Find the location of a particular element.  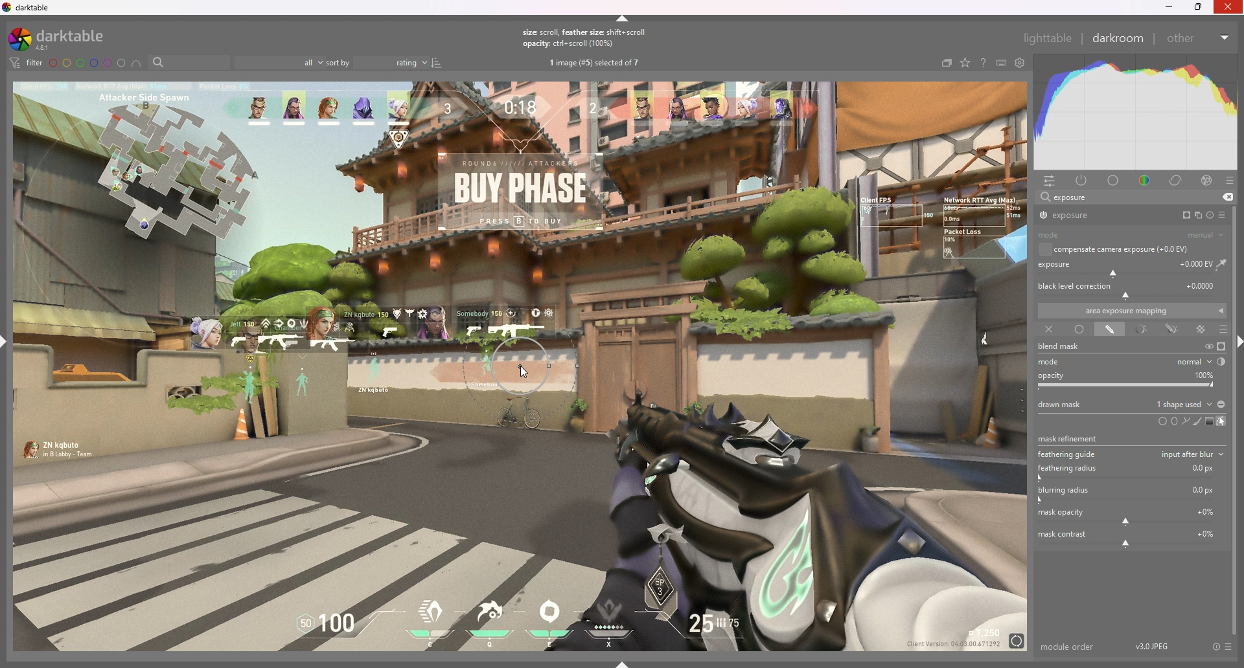

version is located at coordinates (1153, 645).